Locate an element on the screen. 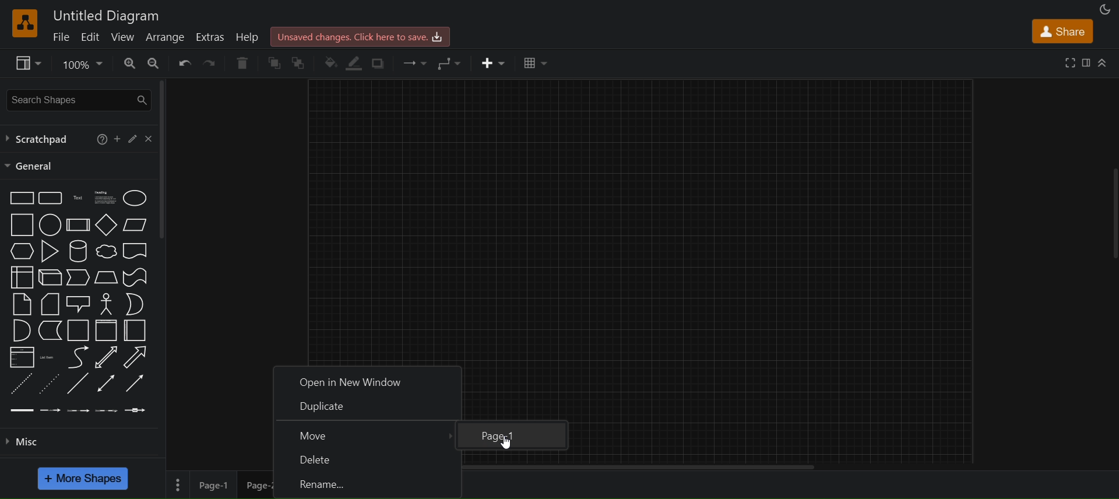 The width and height of the screenshot is (1119, 499). connector with 2 labels is located at coordinates (79, 409).